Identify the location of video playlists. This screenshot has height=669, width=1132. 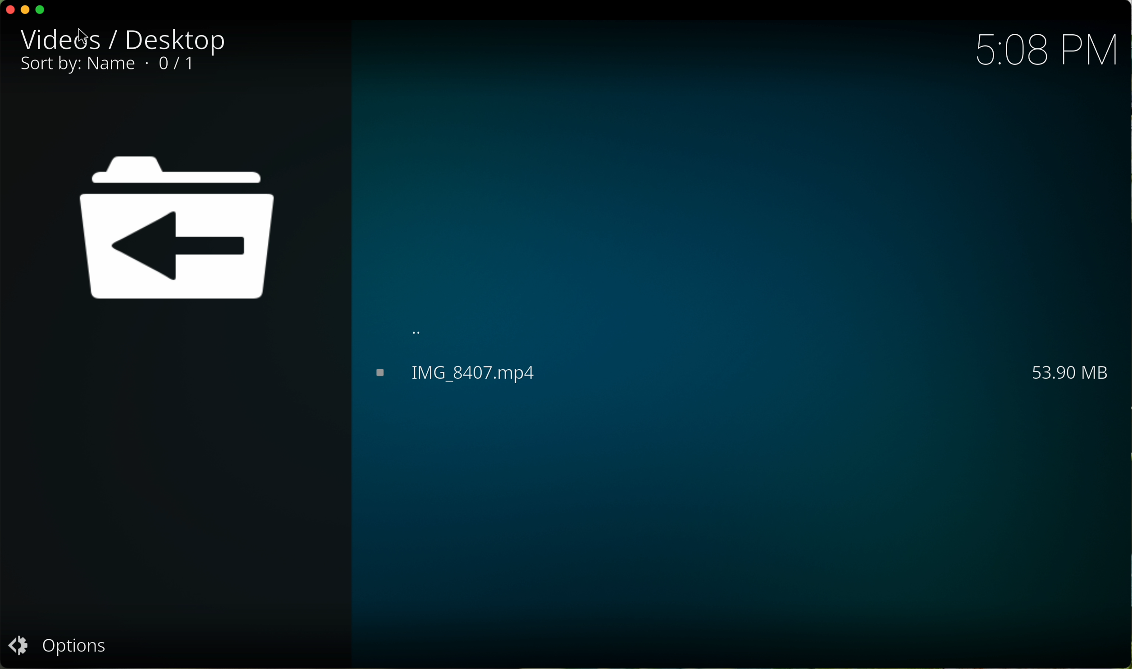
(453, 374).